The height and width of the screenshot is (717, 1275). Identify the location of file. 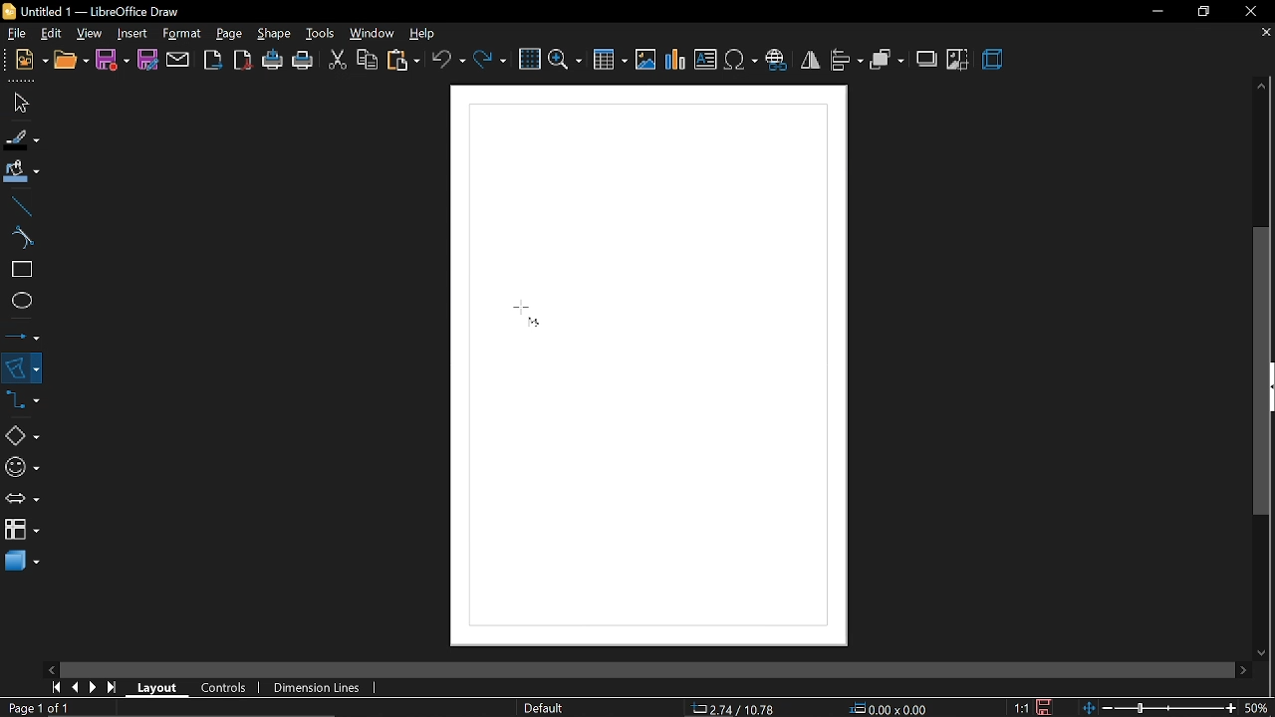
(17, 34).